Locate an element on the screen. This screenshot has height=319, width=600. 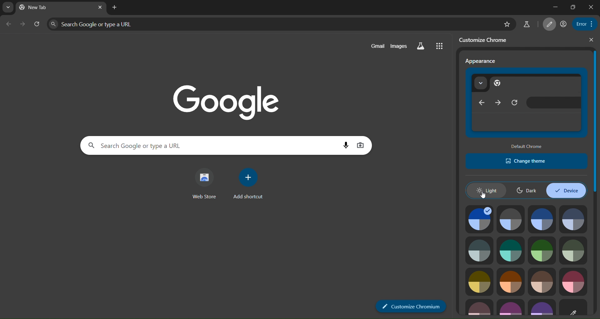
default chrome is located at coordinates (527, 147).